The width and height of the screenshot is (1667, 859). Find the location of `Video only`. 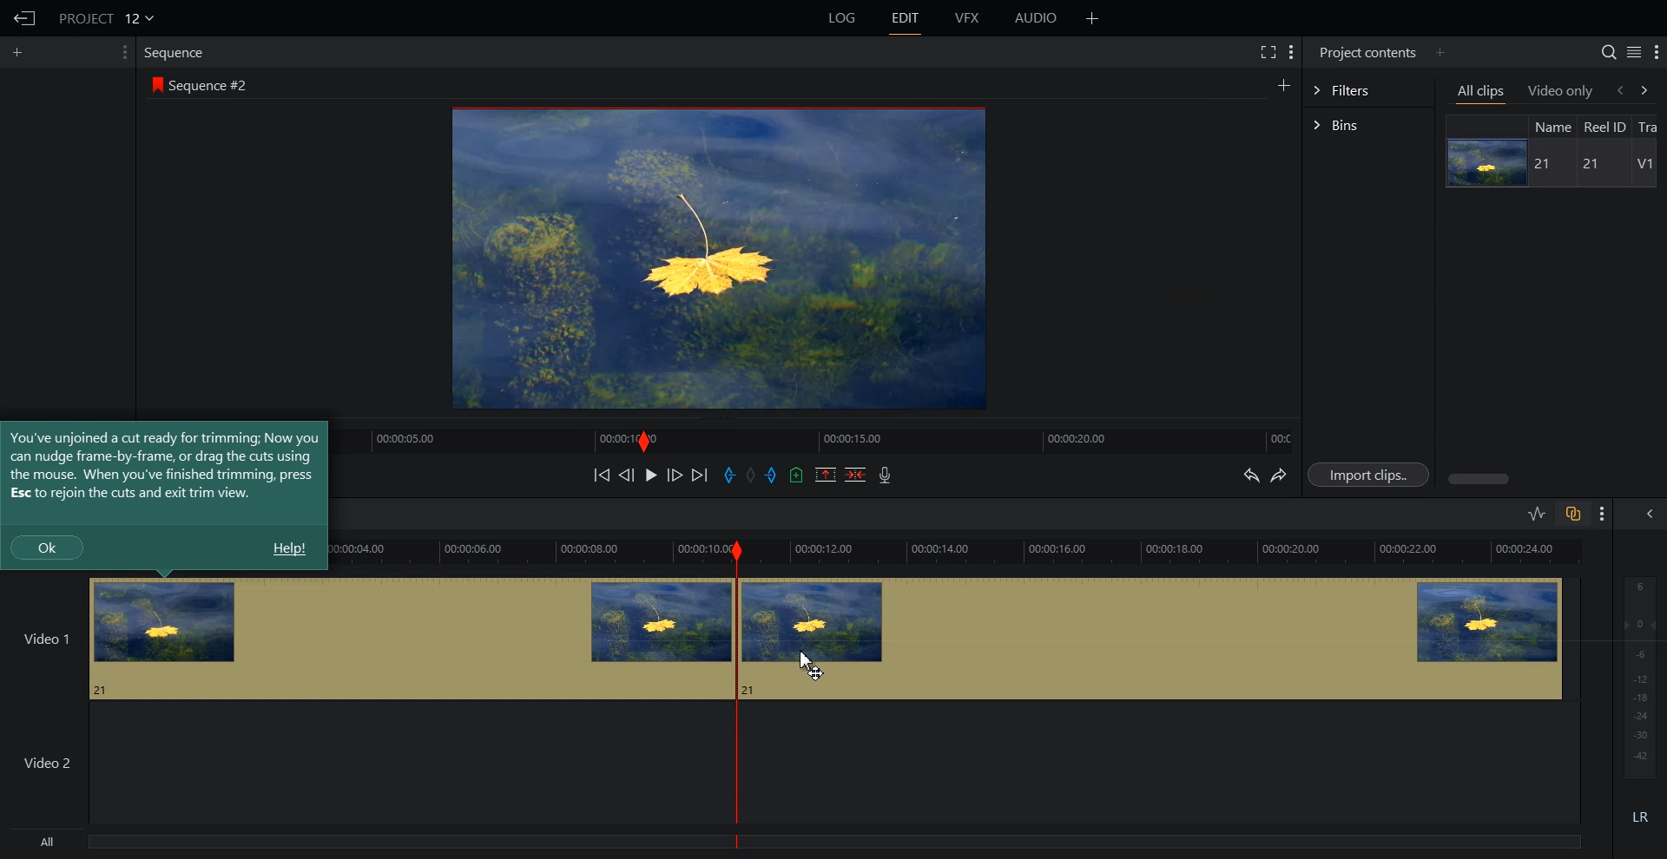

Video only is located at coordinates (1561, 91).